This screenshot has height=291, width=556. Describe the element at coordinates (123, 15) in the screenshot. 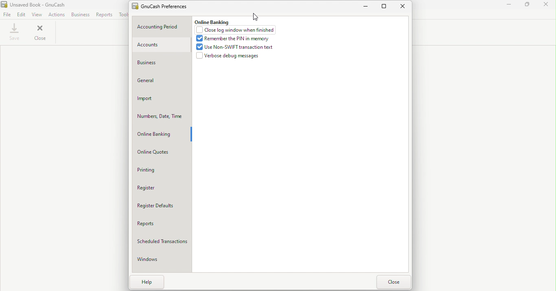

I see `Tools` at that location.